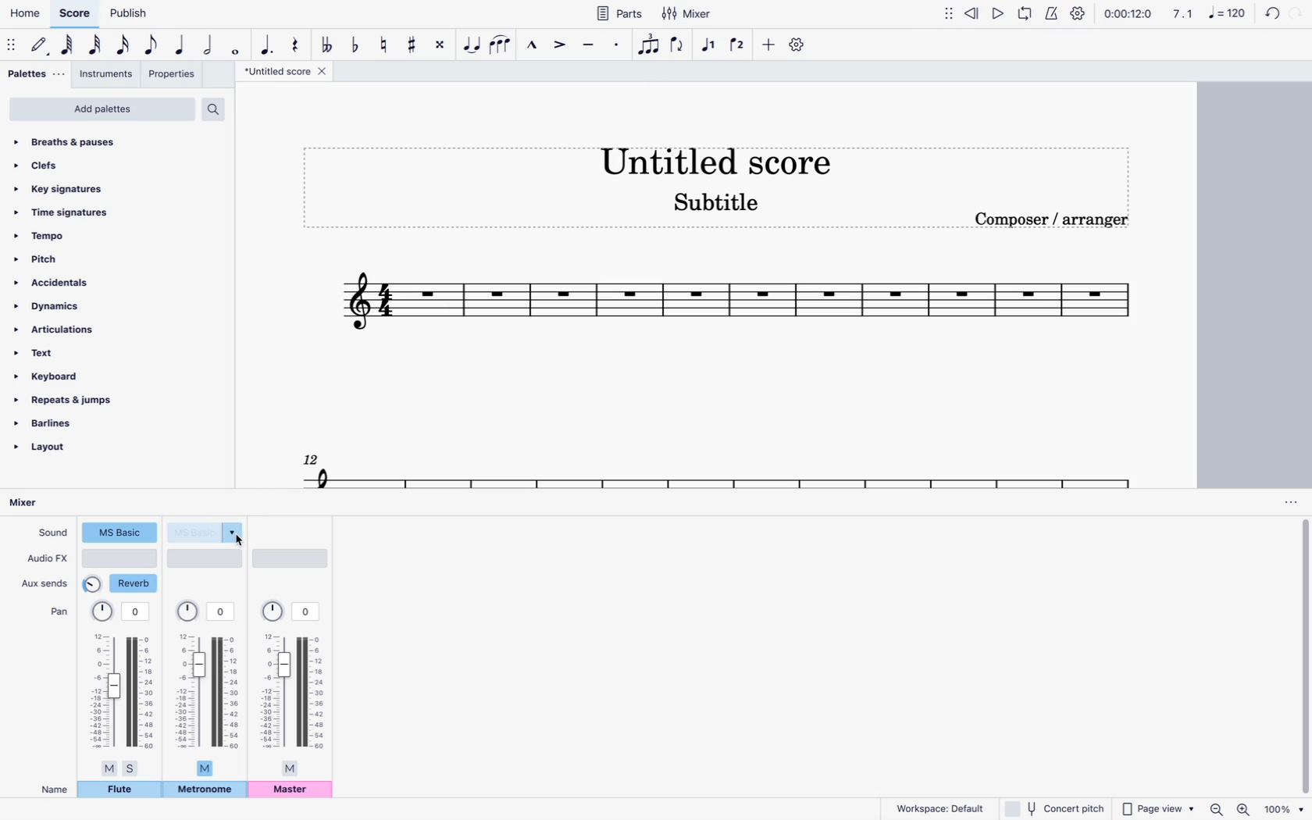 This screenshot has width=1312, height=820. What do you see at coordinates (1207, 16) in the screenshot?
I see `scale` at bounding box center [1207, 16].